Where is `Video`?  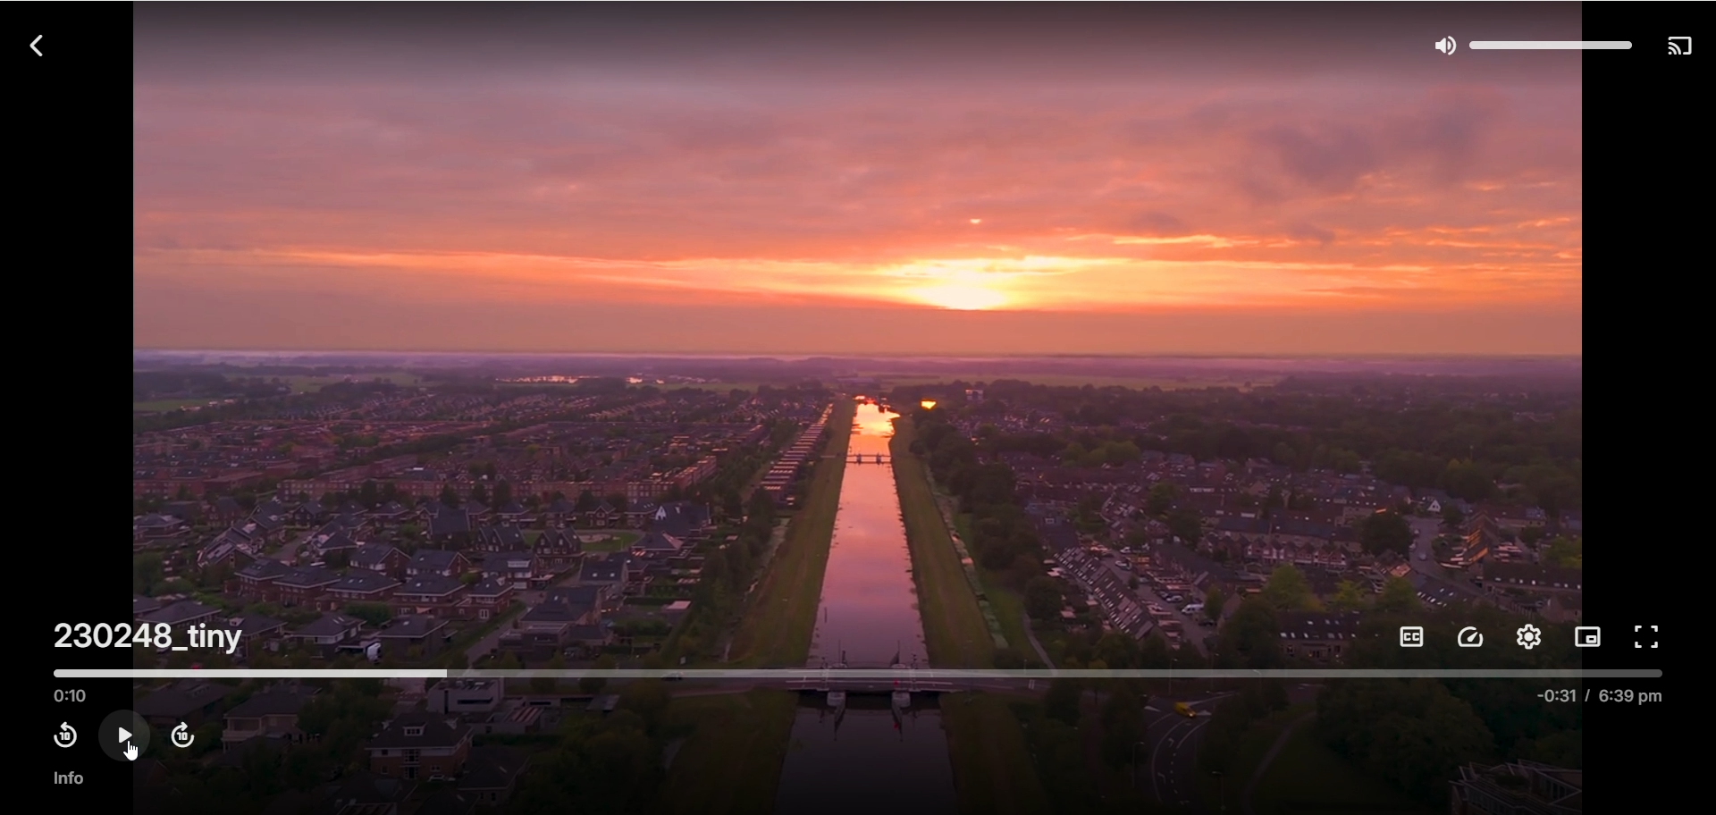
Video is located at coordinates (862, 335).